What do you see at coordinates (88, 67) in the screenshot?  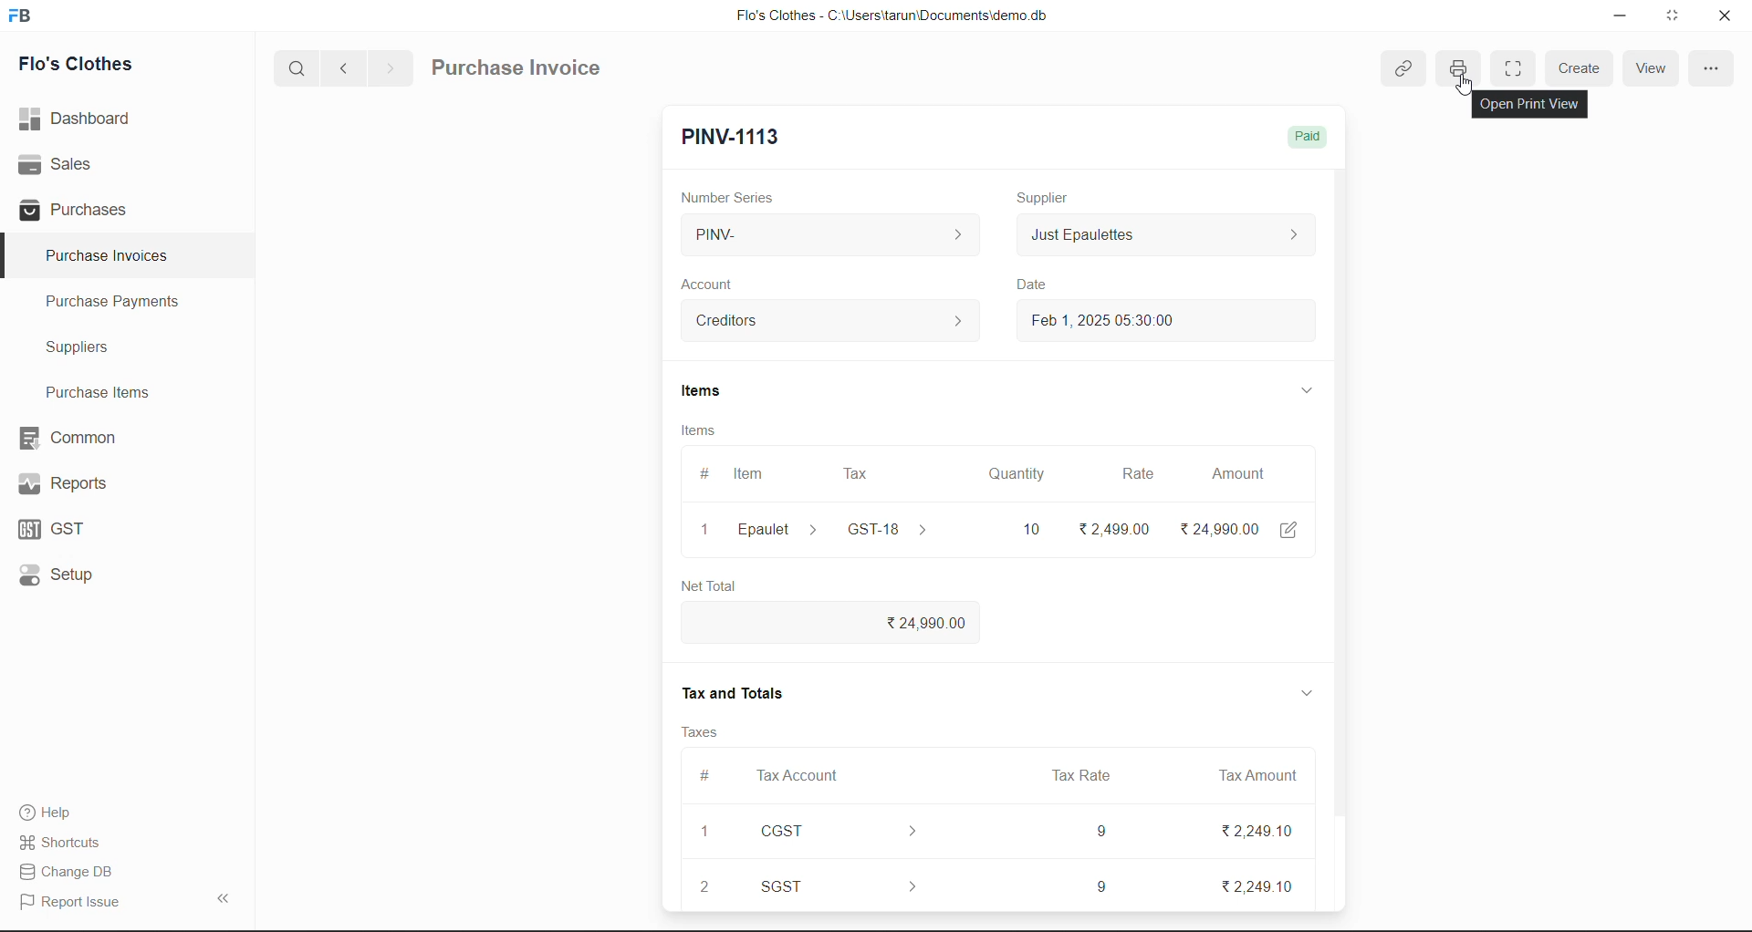 I see `Flo's Clothes` at bounding box center [88, 67].